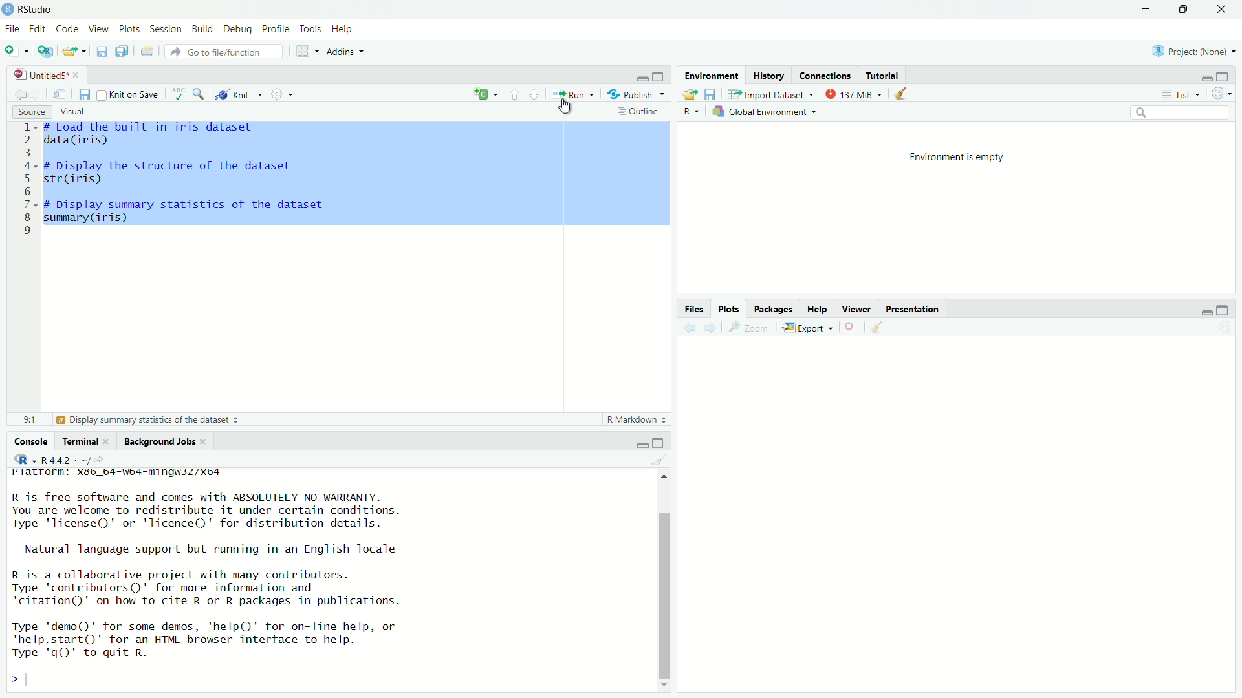  Describe the element at coordinates (61, 459) in the screenshot. I see `R 4.4.2 - ~/` at that location.